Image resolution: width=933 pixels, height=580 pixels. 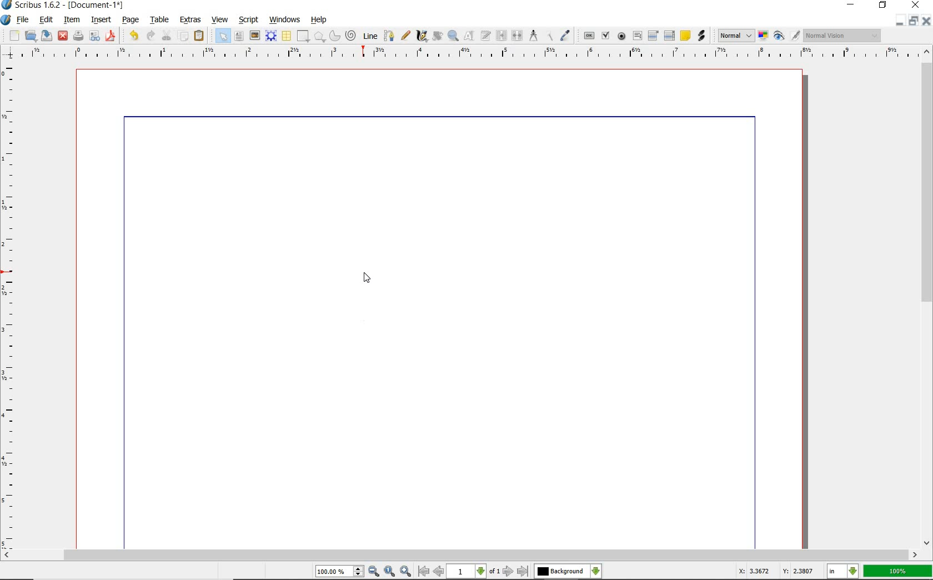 What do you see at coordinates (94, 37) in the screenshot?
I see `preflight verifier` at bounding box center [94, 37].